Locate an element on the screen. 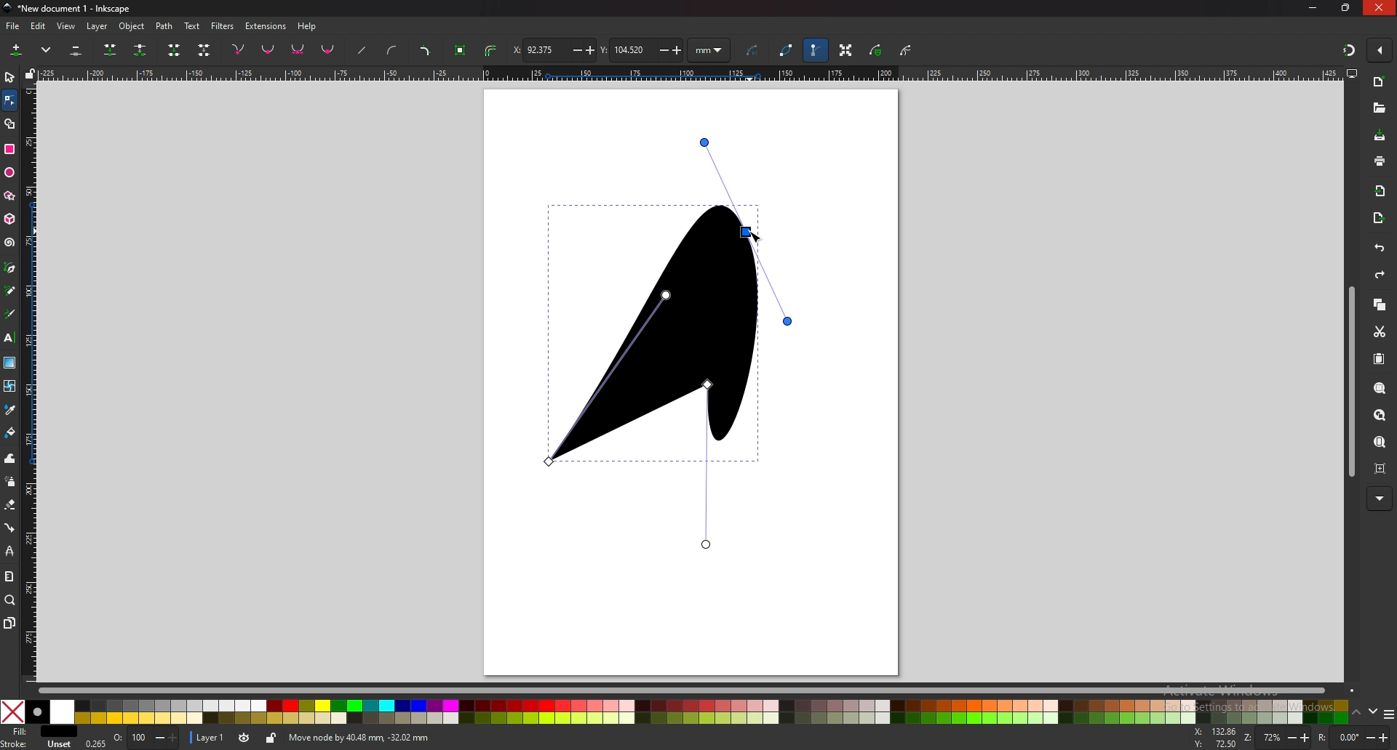 Image resolution: width=1397 pixels, height=750 pixels. up is located at coordinates (1356, 713).